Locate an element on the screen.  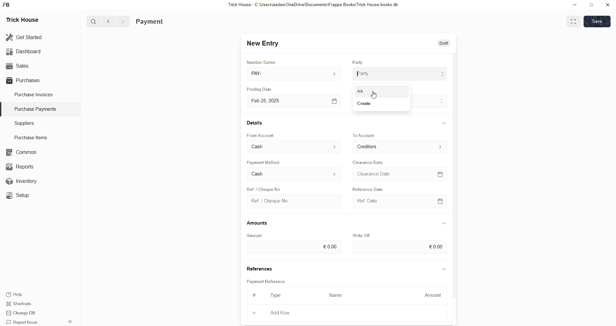
= is located at coordinates (441, 173).